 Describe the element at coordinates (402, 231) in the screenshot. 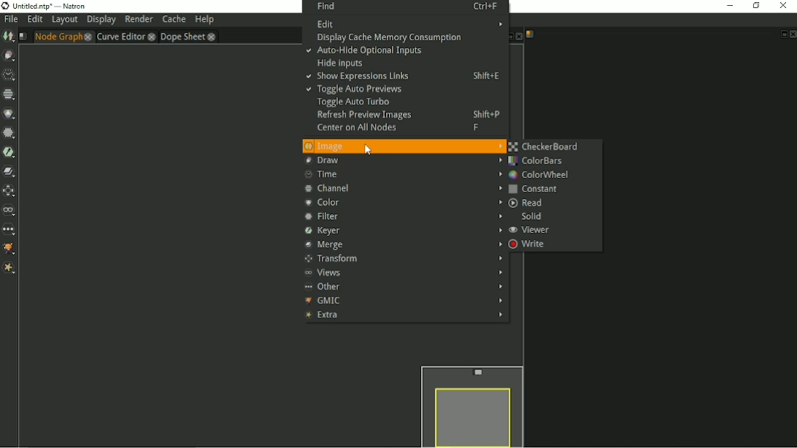

I see `Keyer` at that location.